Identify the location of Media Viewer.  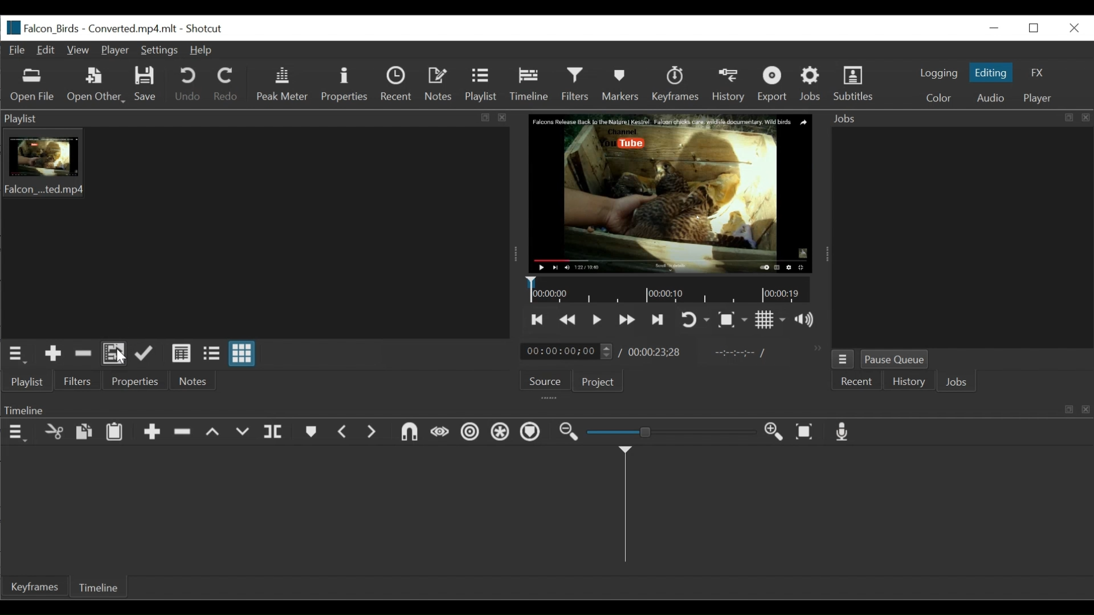
(668, 194).